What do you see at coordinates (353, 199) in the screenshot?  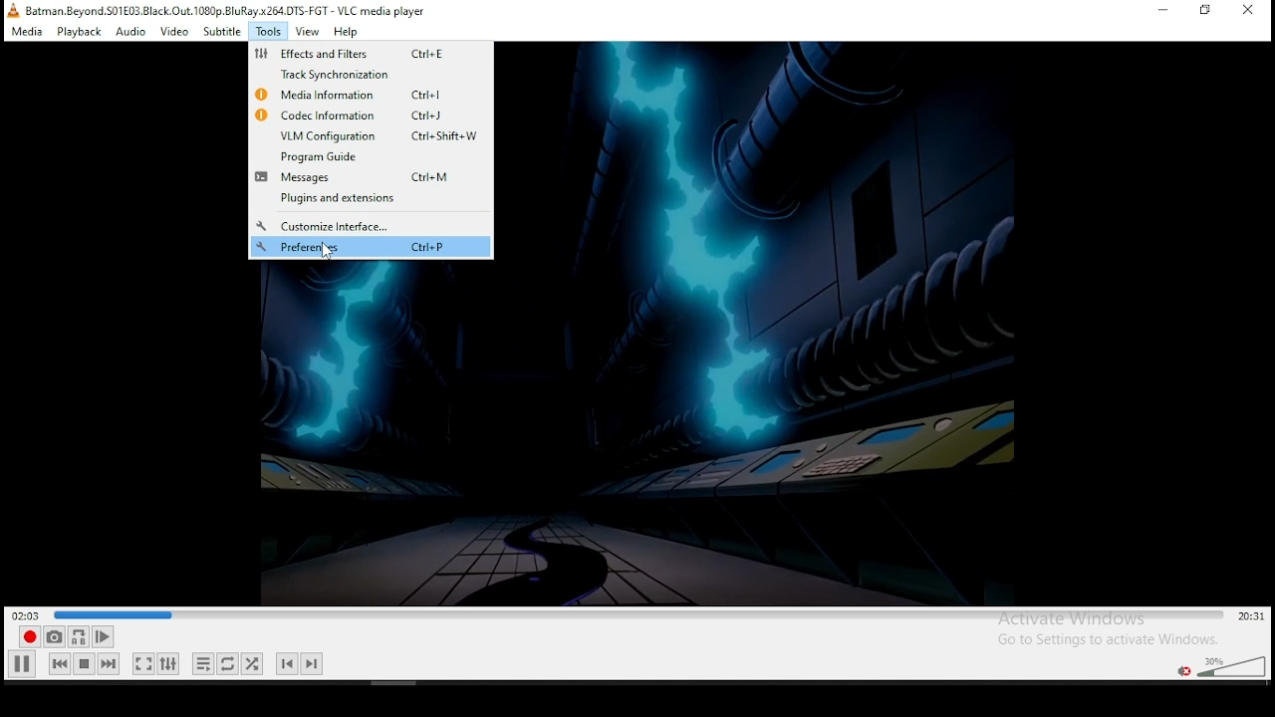 I see `plugins and extensions` at bounding box center [353, 199].